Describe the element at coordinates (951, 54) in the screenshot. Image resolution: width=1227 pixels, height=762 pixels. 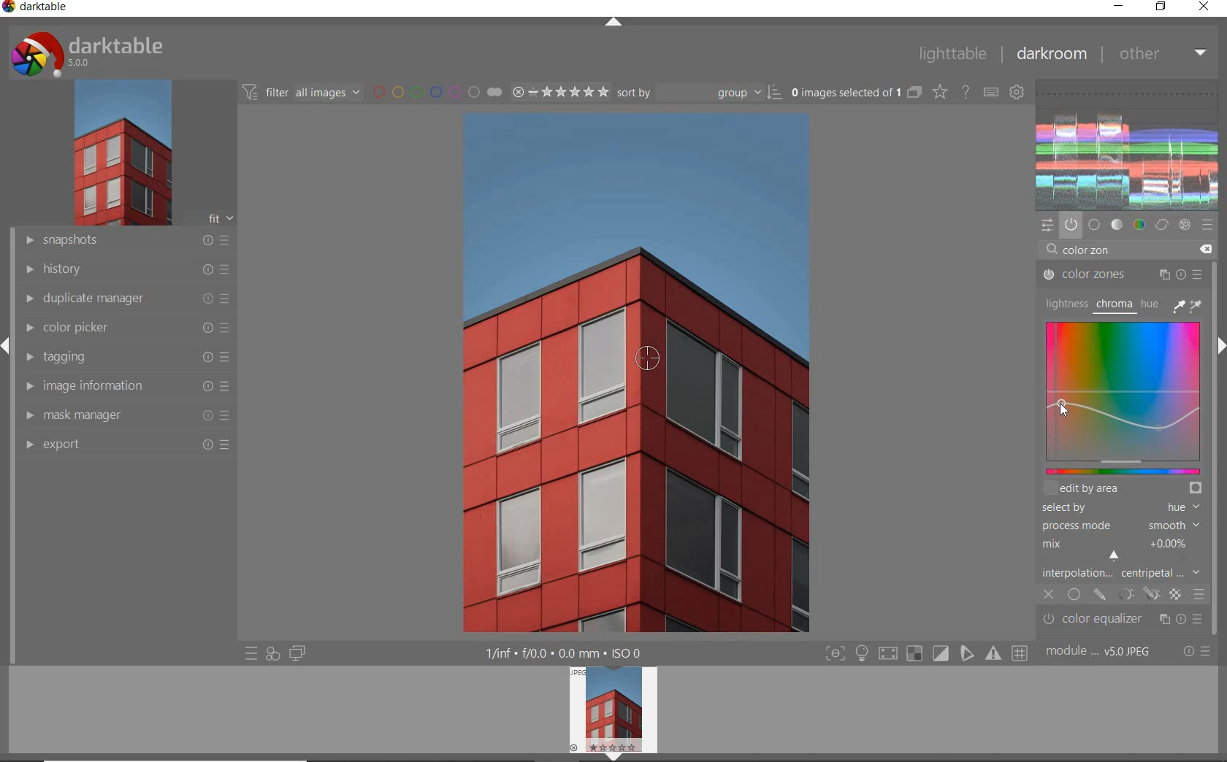
I see `lighttable` at that location.